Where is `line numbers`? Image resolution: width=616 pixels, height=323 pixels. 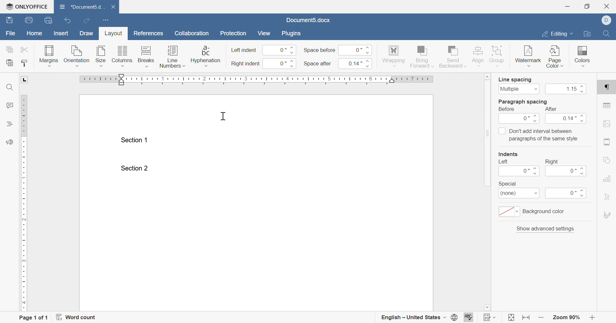 line numbers is located at coordinates (172, 56).